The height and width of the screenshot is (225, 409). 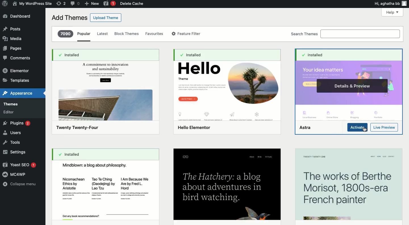 I want to click on Favorites, so click(x=154, y=34).